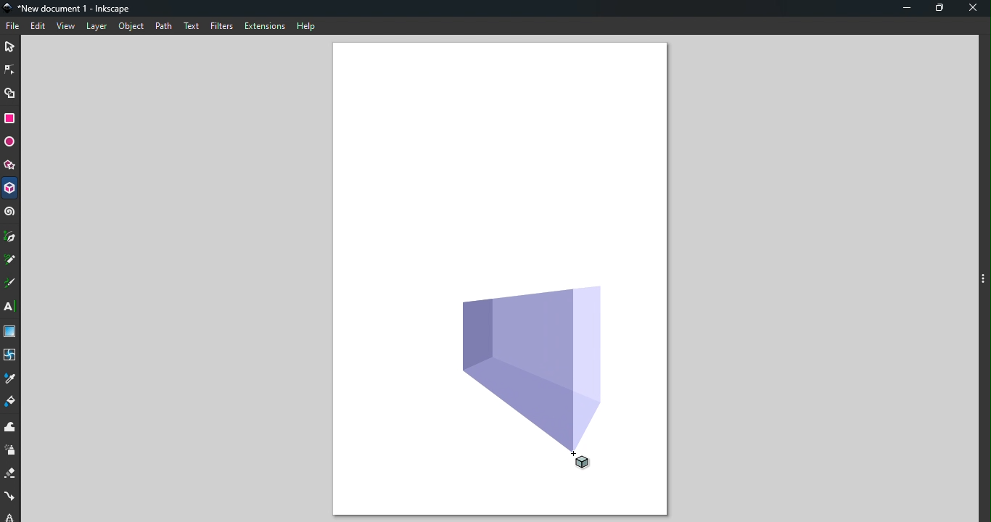 The width and height of the screenshot is (991, 522). I want to click on Mesh tool, so click(10, 354).